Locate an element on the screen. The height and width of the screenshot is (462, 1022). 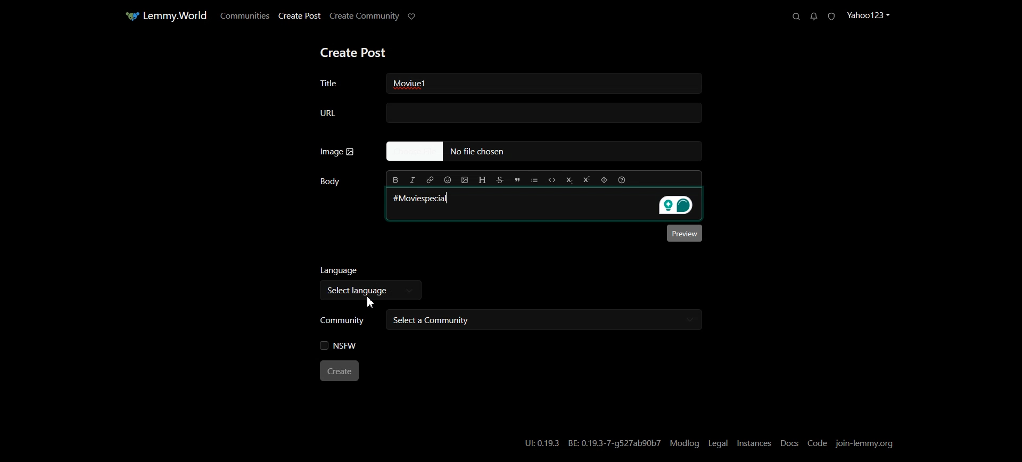
Upload Image is located at coordinates (465, 180).